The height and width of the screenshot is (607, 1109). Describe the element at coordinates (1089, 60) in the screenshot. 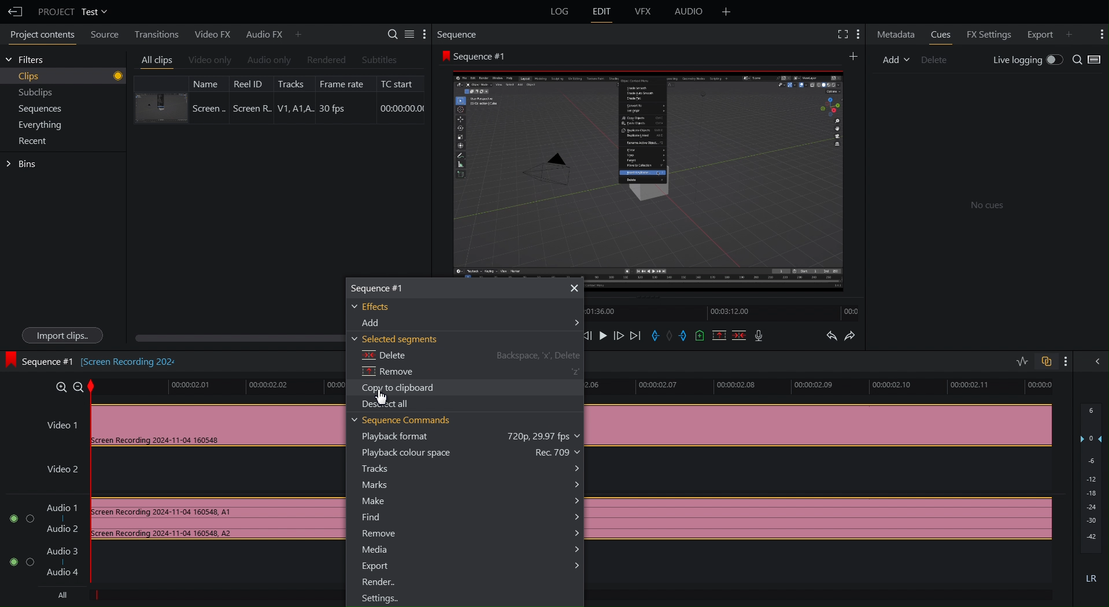

I see `Search` at that location.